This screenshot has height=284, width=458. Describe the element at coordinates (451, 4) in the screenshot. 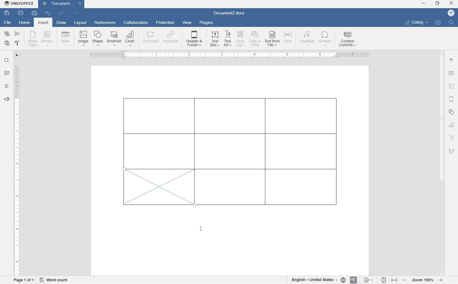

I see `close` at that location.